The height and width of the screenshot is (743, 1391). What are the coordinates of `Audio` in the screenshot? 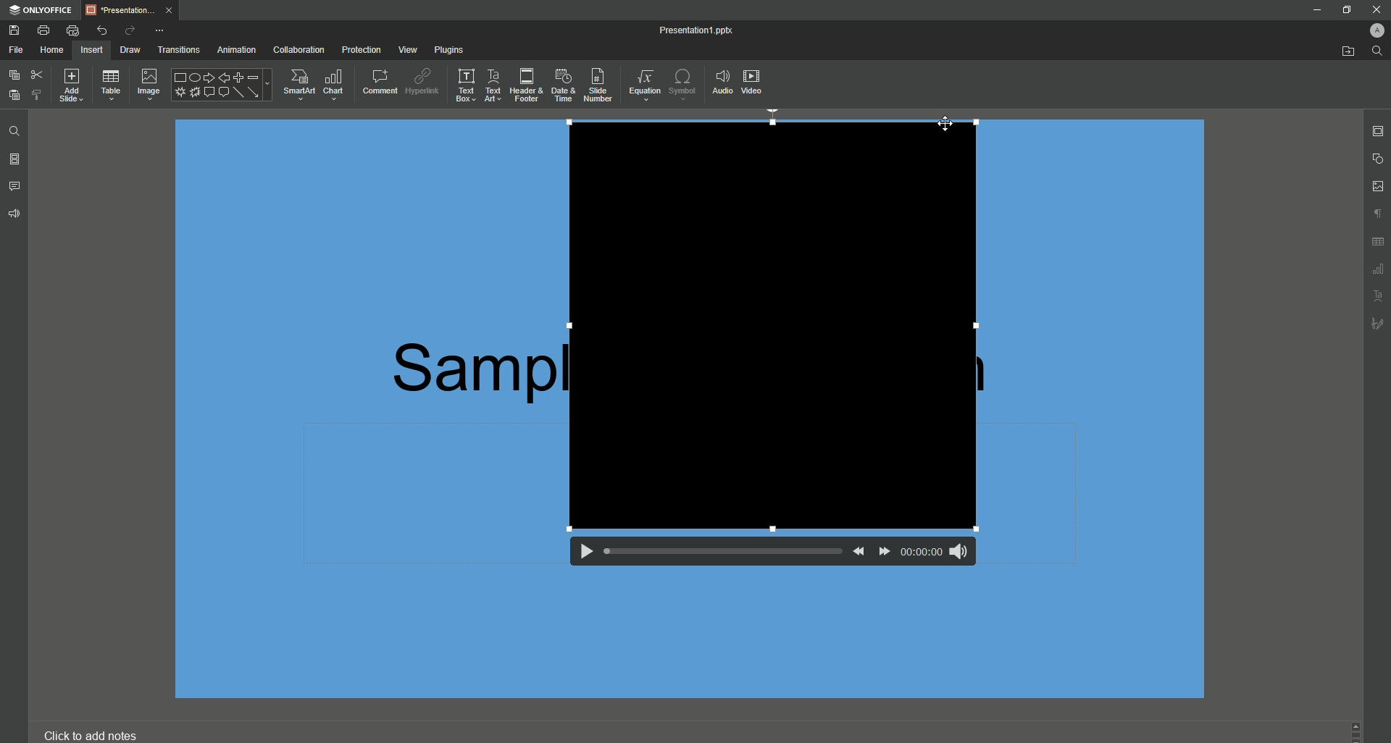 It's located at (722, 81).